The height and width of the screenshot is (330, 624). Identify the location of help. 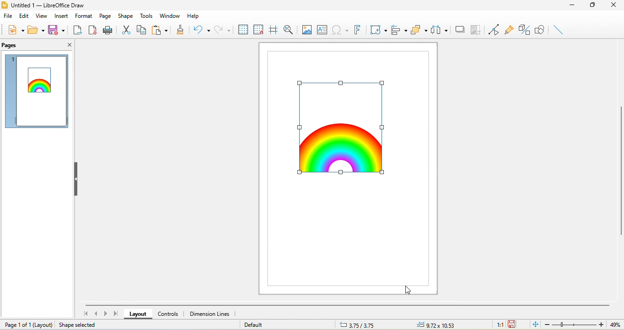
(195, 16).